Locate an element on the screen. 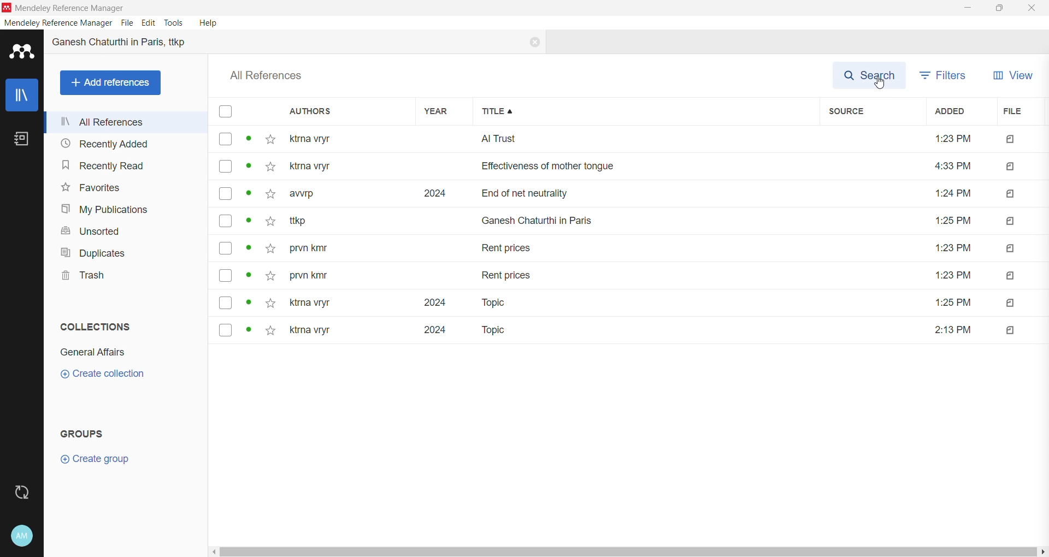 The width and height of the screenshot is (1049, 557). Added is located at coordinates (958, 112).